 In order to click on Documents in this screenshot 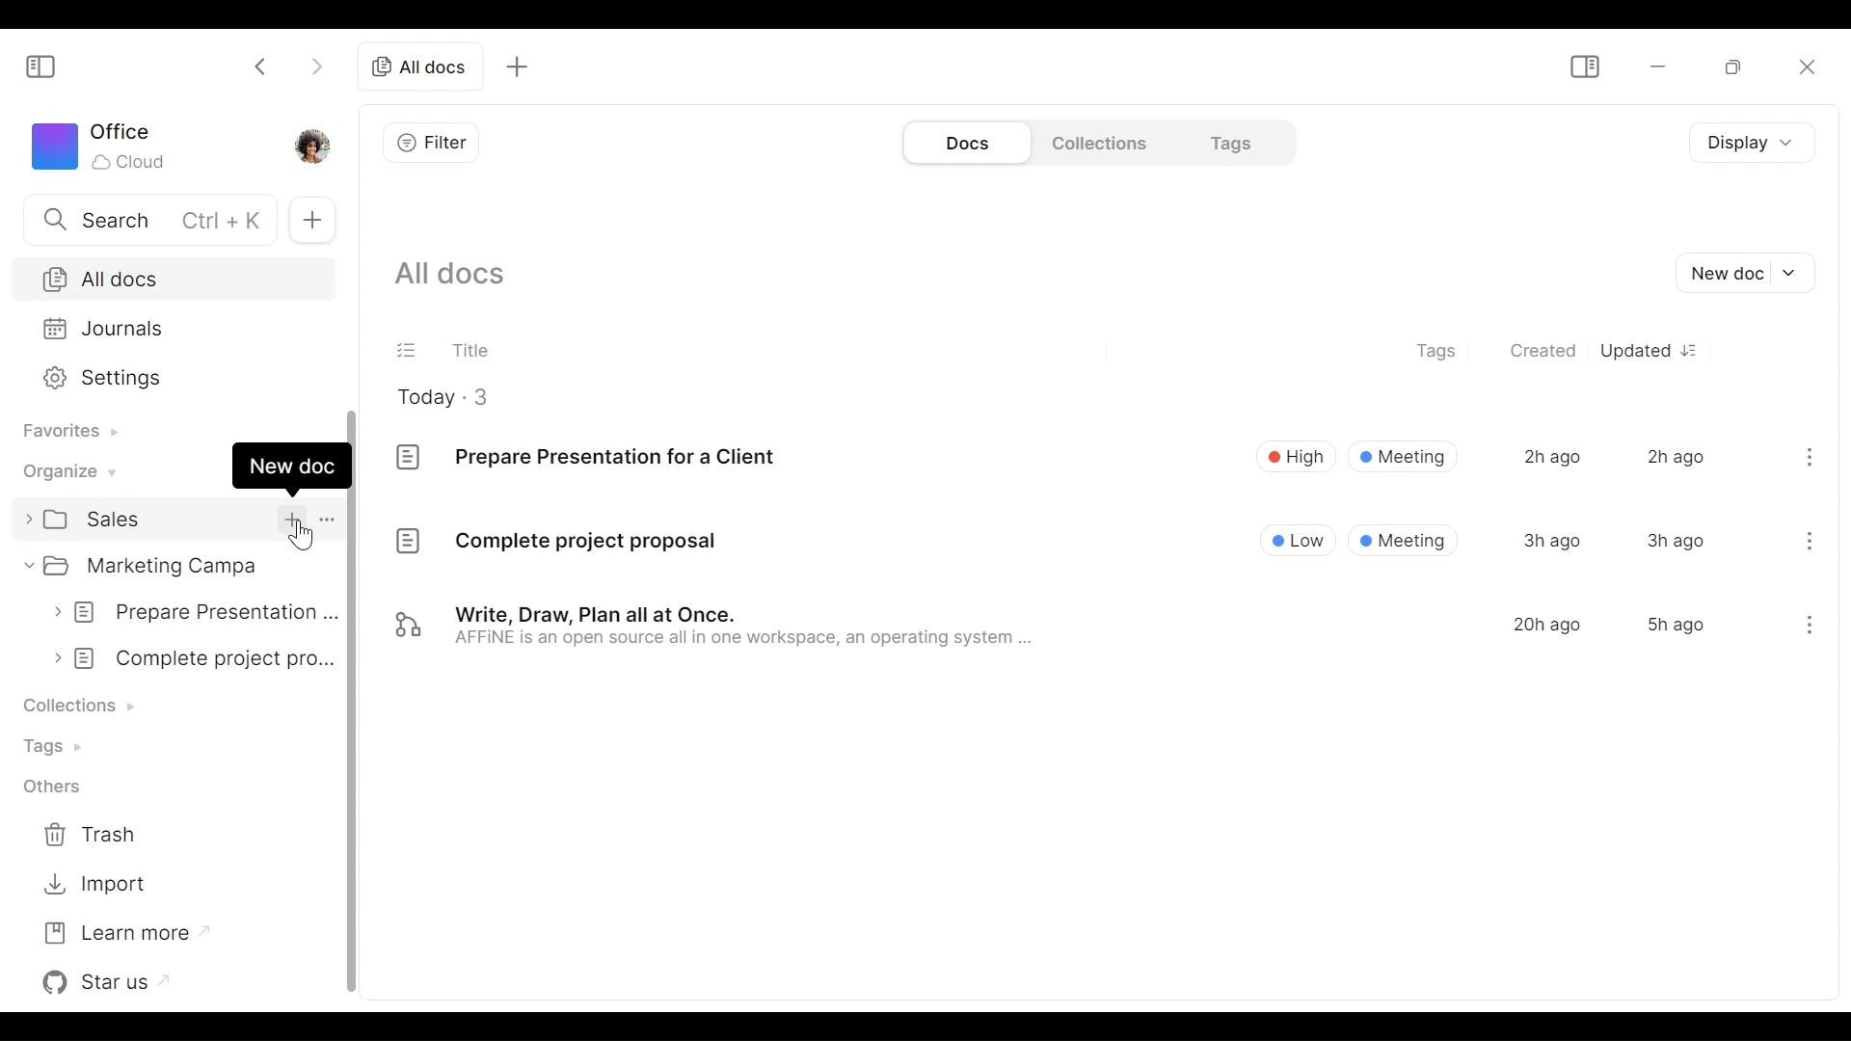, I will do `click(965, 143)`.